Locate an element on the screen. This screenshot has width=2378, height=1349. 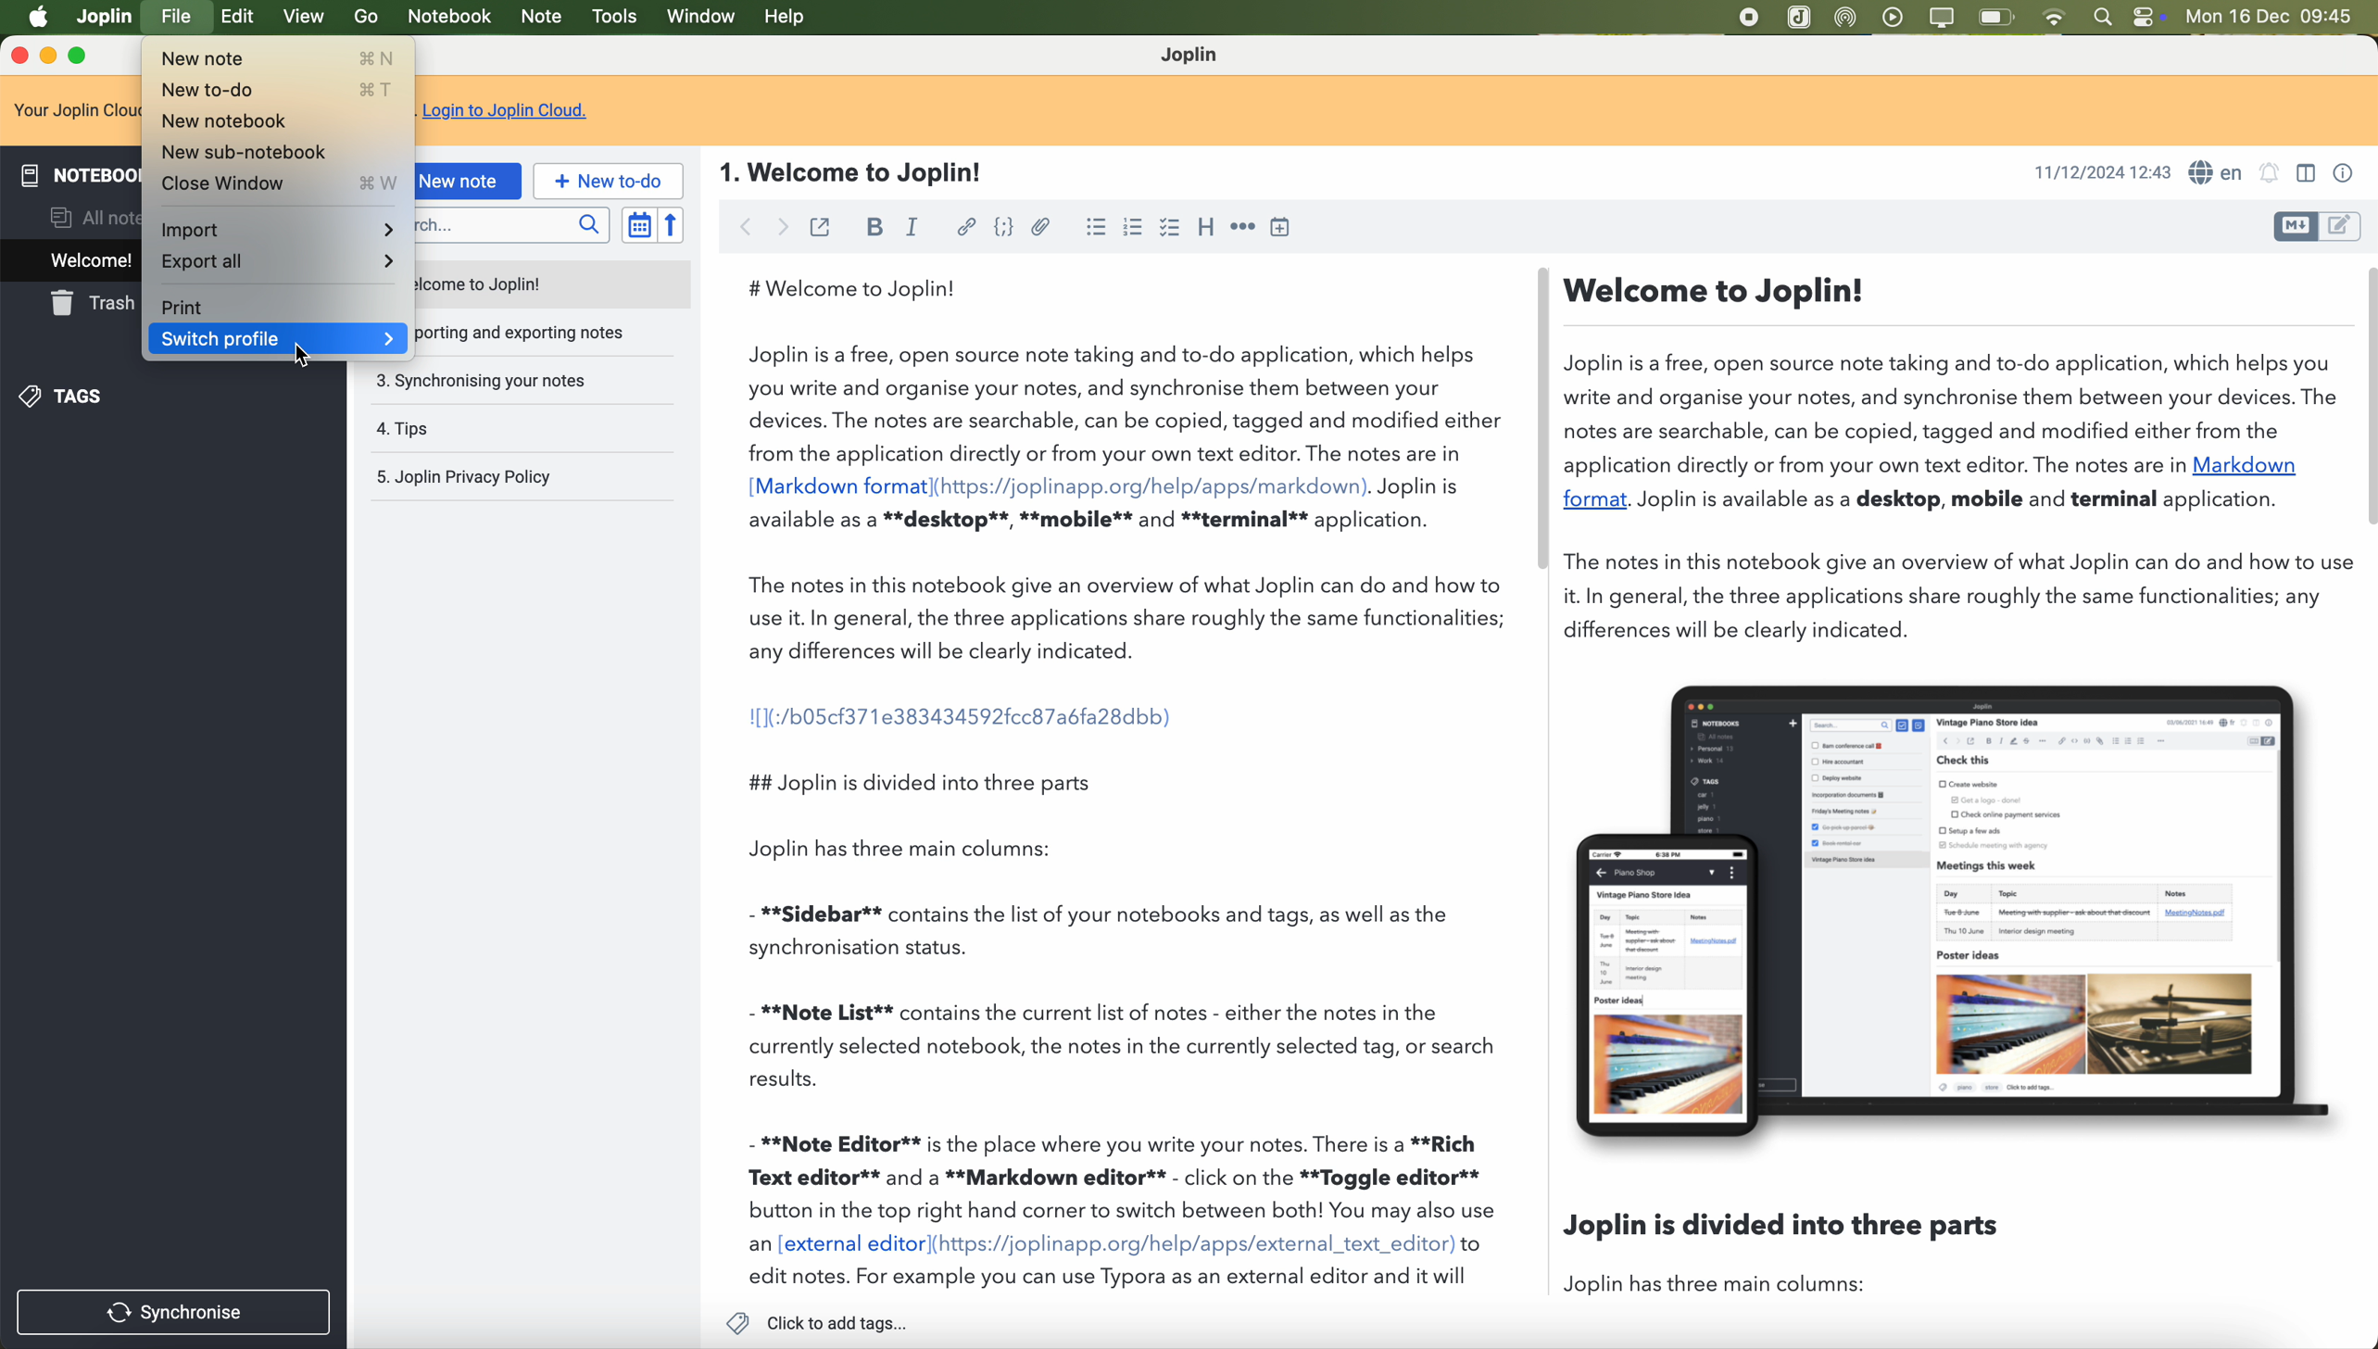
New sub-notebook is located at coordinates (278, 151).